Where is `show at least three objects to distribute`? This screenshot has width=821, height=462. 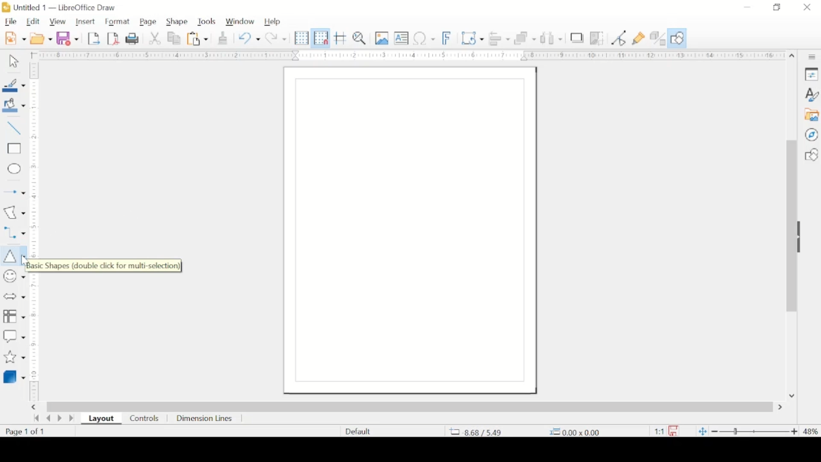
show at least three objects to distribute is located at coordinates (552, 38).